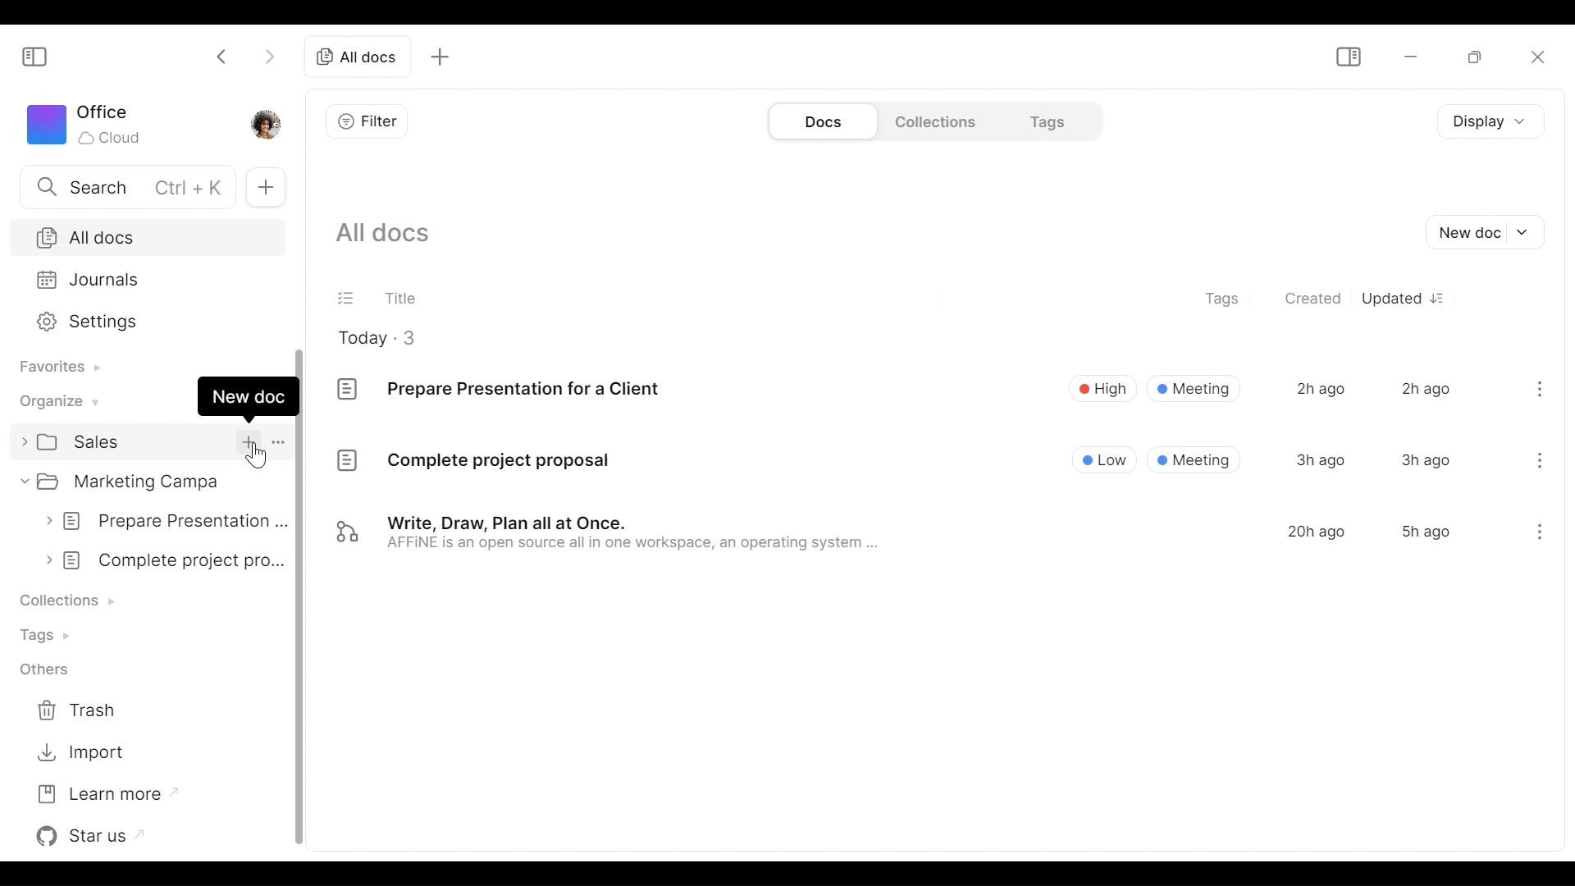  I want to click on Title, so click(401, 295).